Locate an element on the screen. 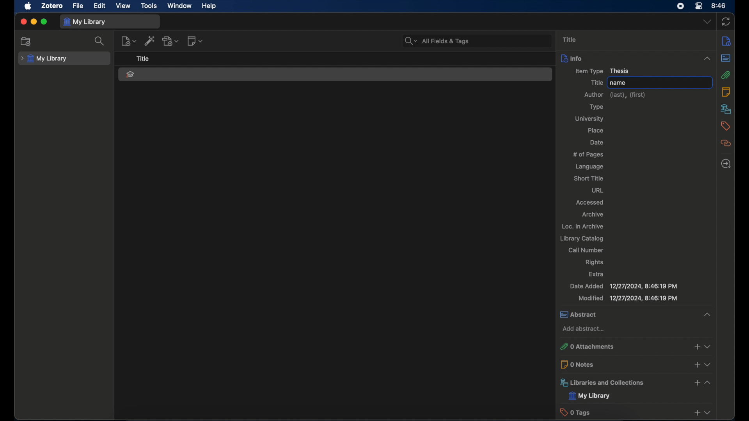 The width and height of the screenshot is (749, 421). libraries is located at coordinates (726, 109).